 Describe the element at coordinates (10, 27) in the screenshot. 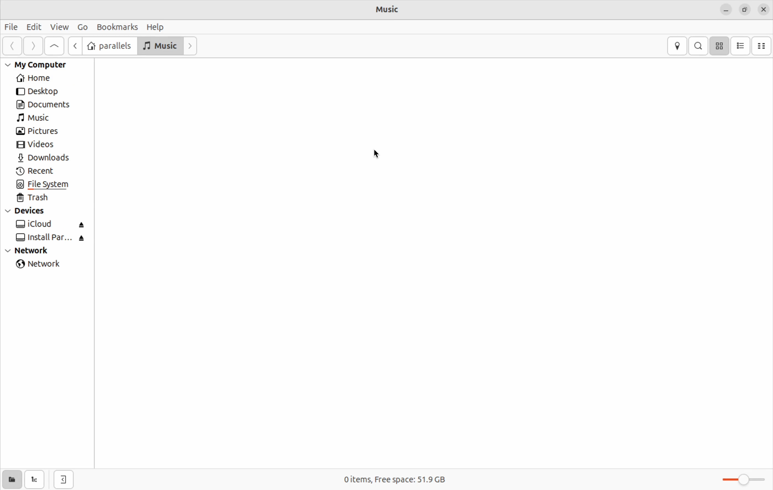

I see `file` at that location.